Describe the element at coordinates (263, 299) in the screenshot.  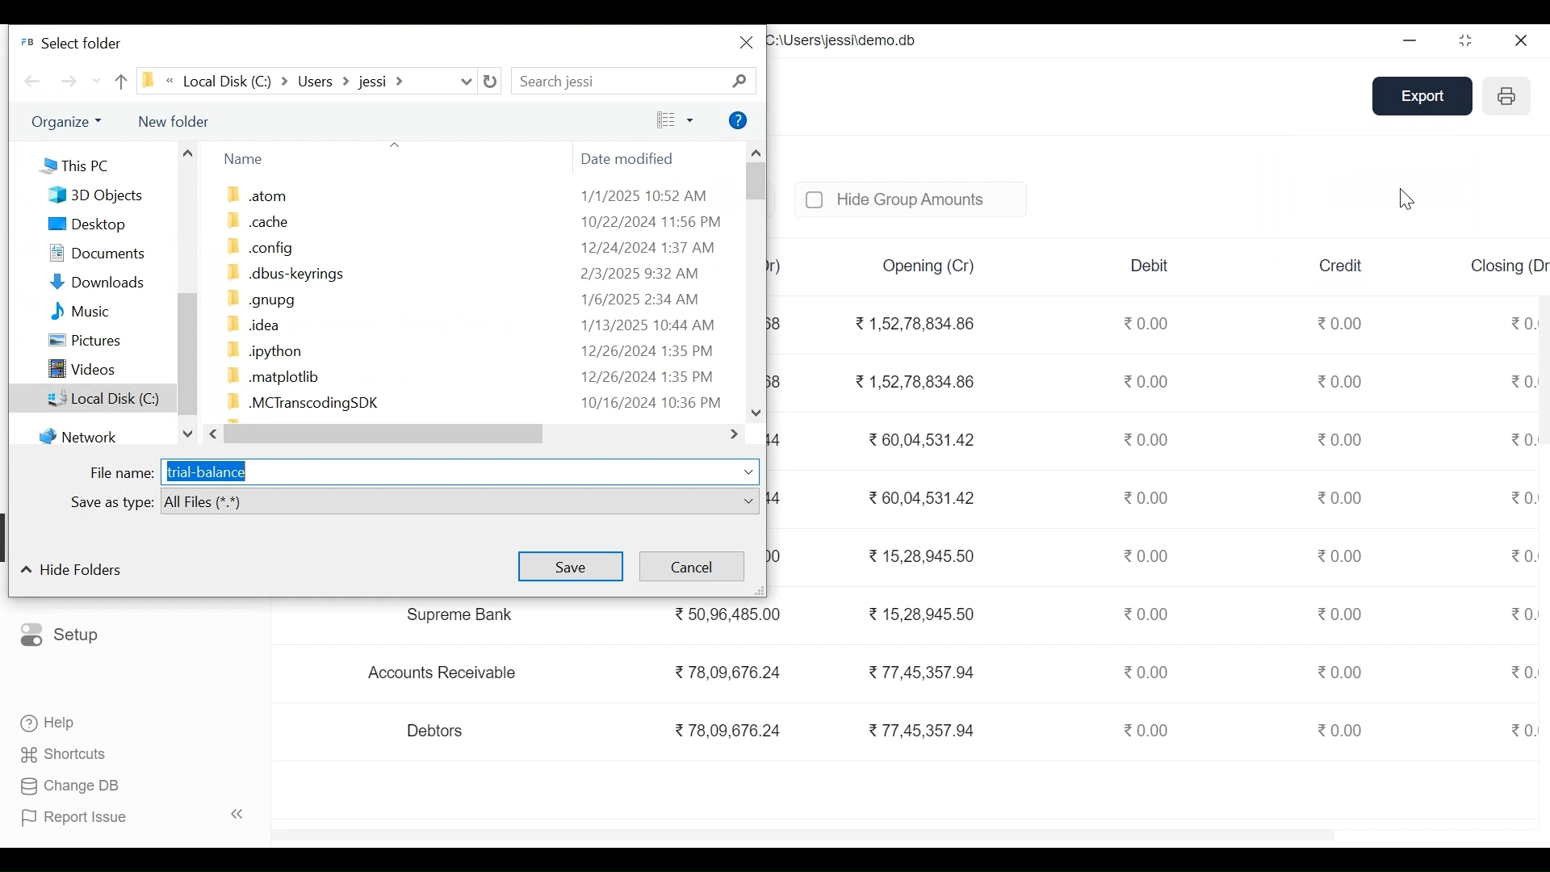
I see `gnupg` at that location.